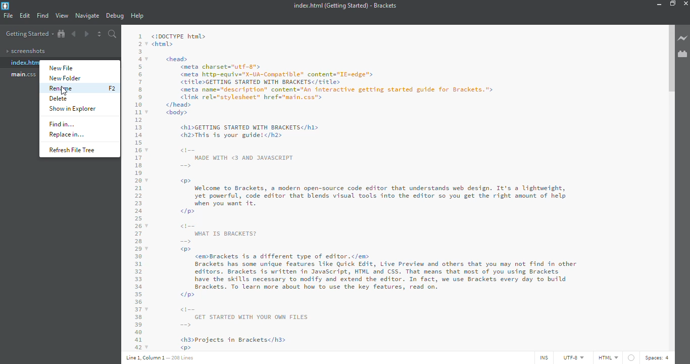  Describe the element at coordinates (683, 54) in the screenshot. I see `extension manager` at that location.